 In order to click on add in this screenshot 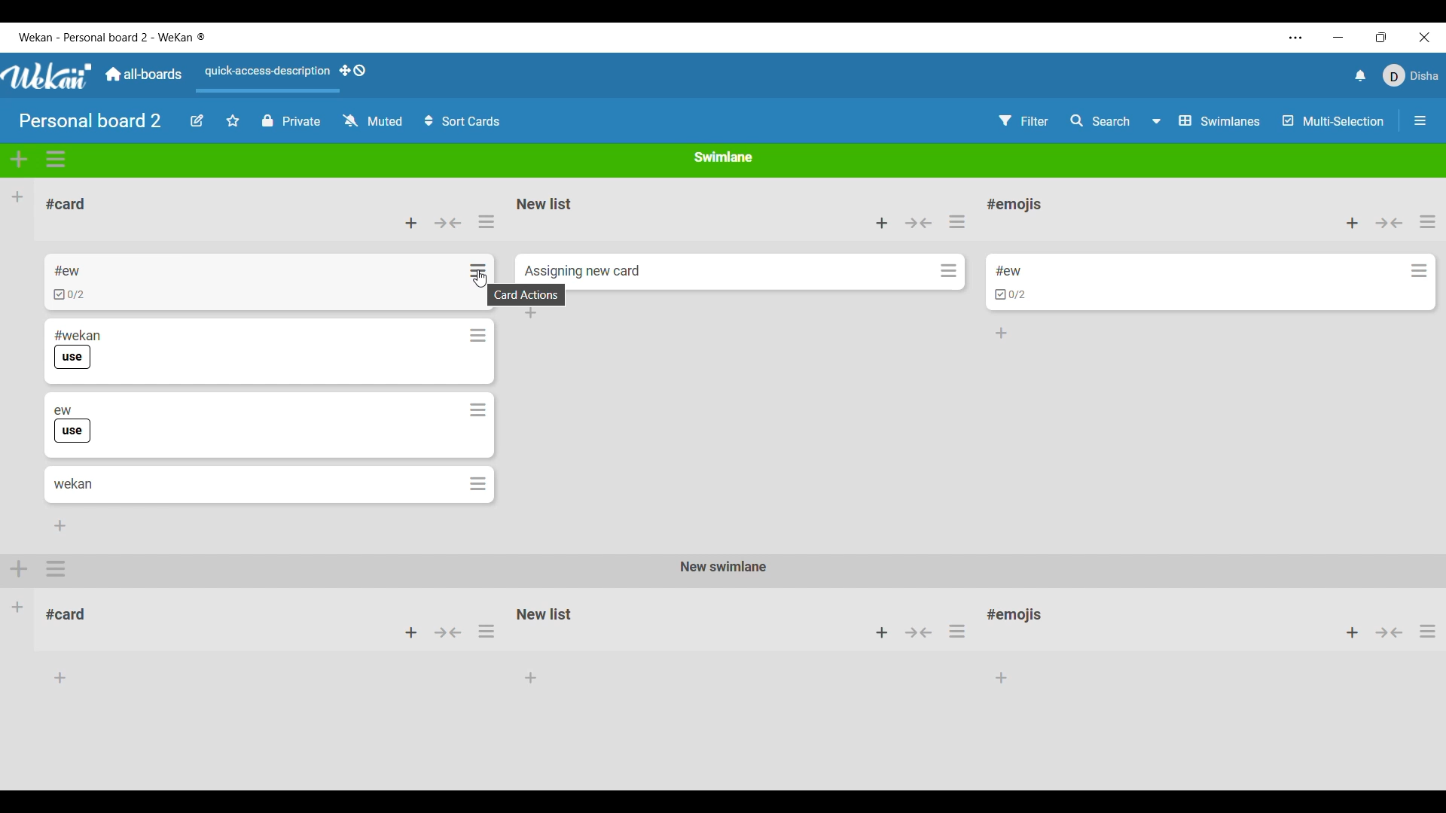, I will do `click(20, 567)`.